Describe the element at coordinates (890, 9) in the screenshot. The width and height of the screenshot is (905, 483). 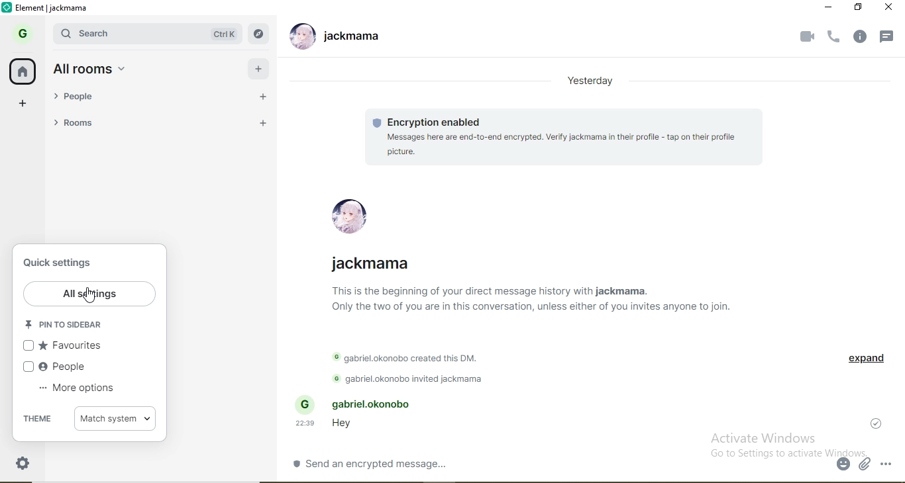
I see `close` at that location.